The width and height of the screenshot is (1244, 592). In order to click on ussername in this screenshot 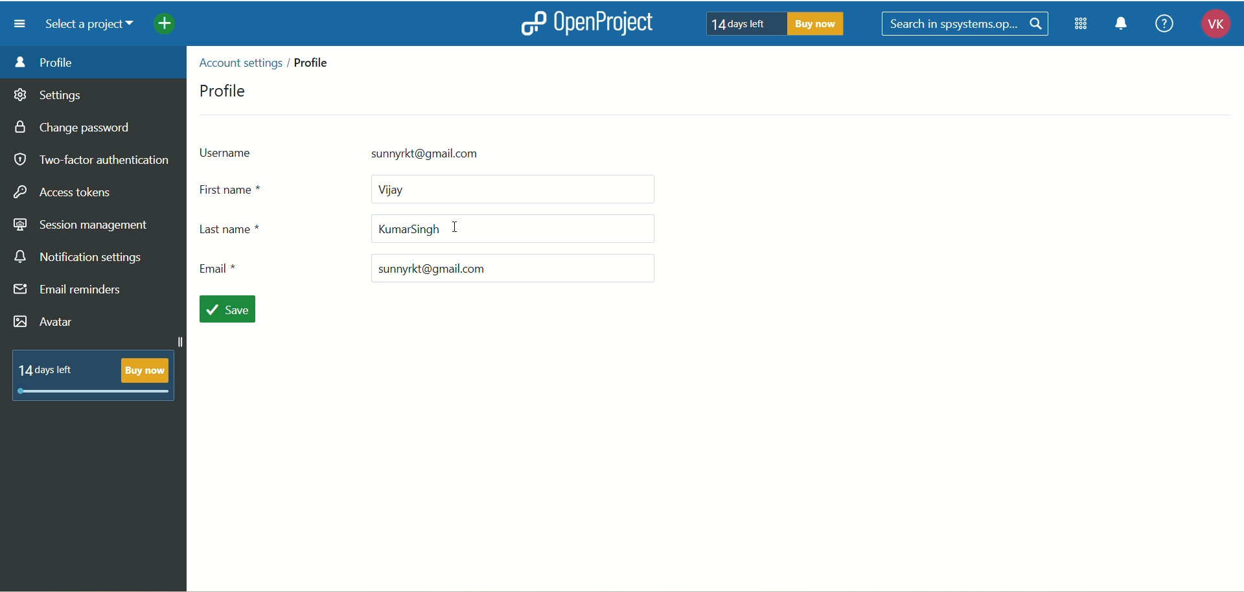, I will do `click(405, 152)`.